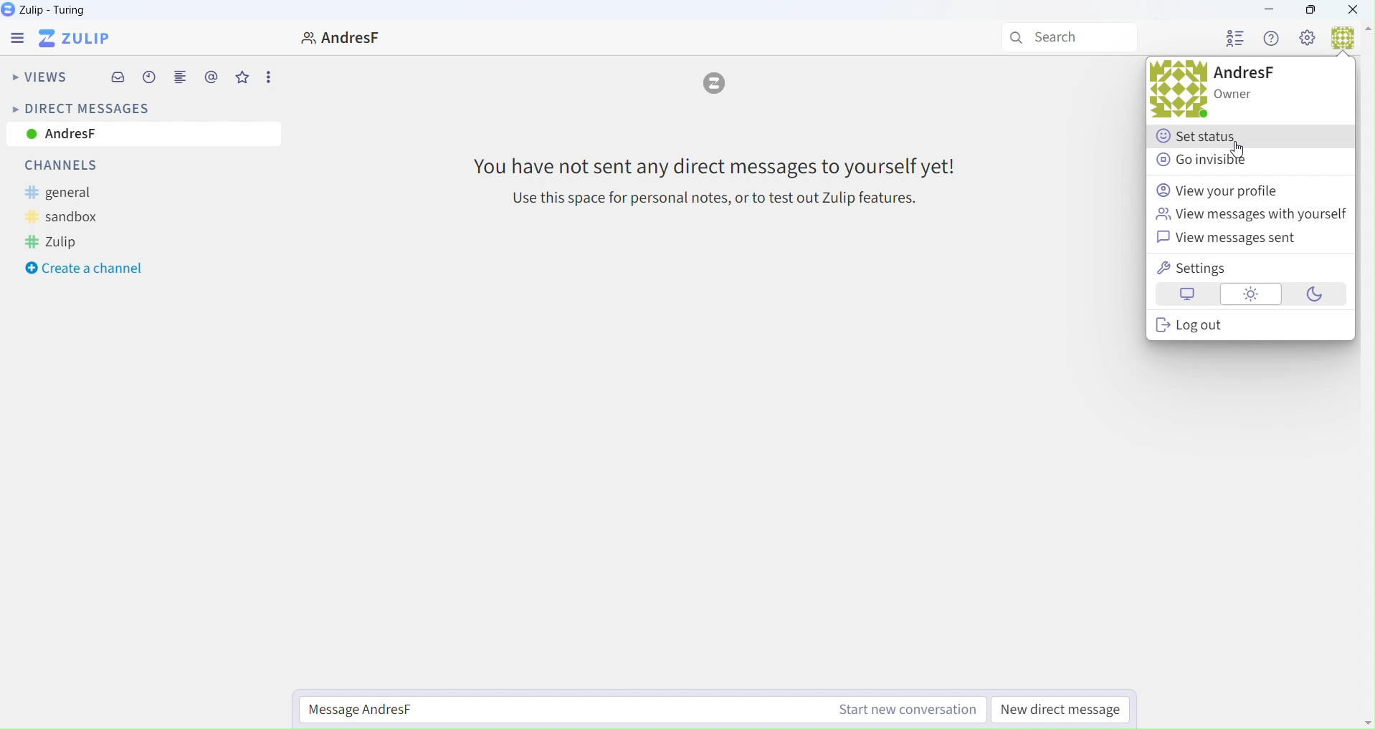  What do you see at coordinates (644, 710) in the screenshot?
I see `Message AndresF` at bounding box center [644, 710].